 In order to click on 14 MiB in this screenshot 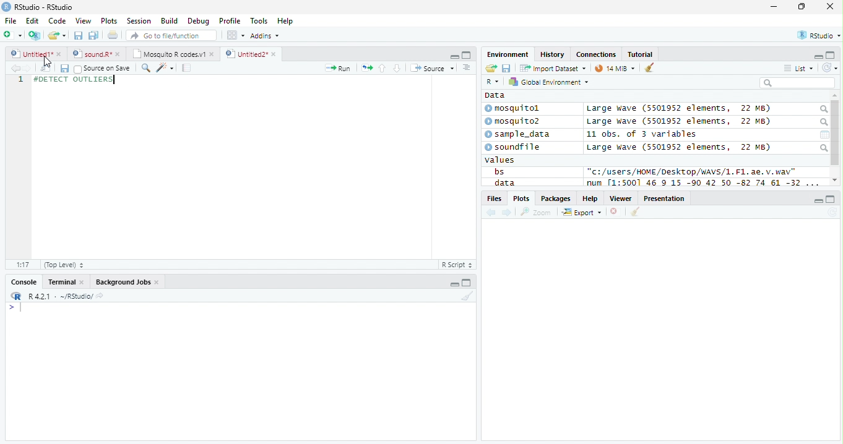, I will do `click(607, 68)`.